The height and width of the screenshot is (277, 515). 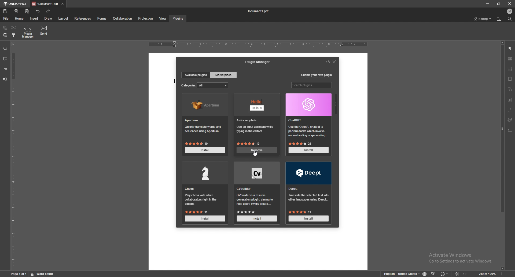 I want to click on file, so click(x=6, y=19).